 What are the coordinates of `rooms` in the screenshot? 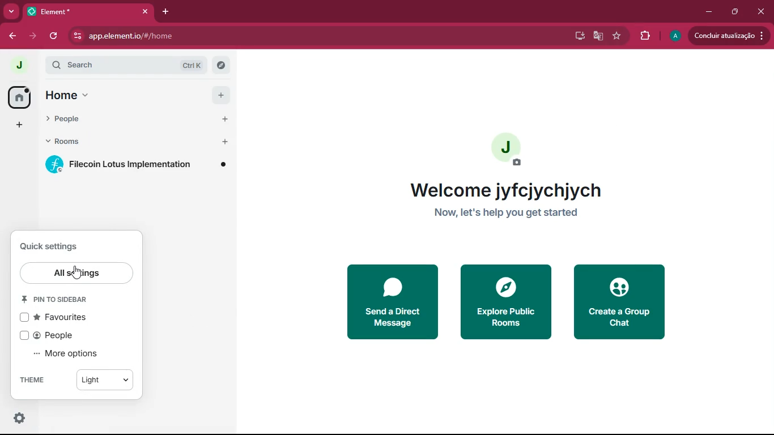 It's located at (138, 142).